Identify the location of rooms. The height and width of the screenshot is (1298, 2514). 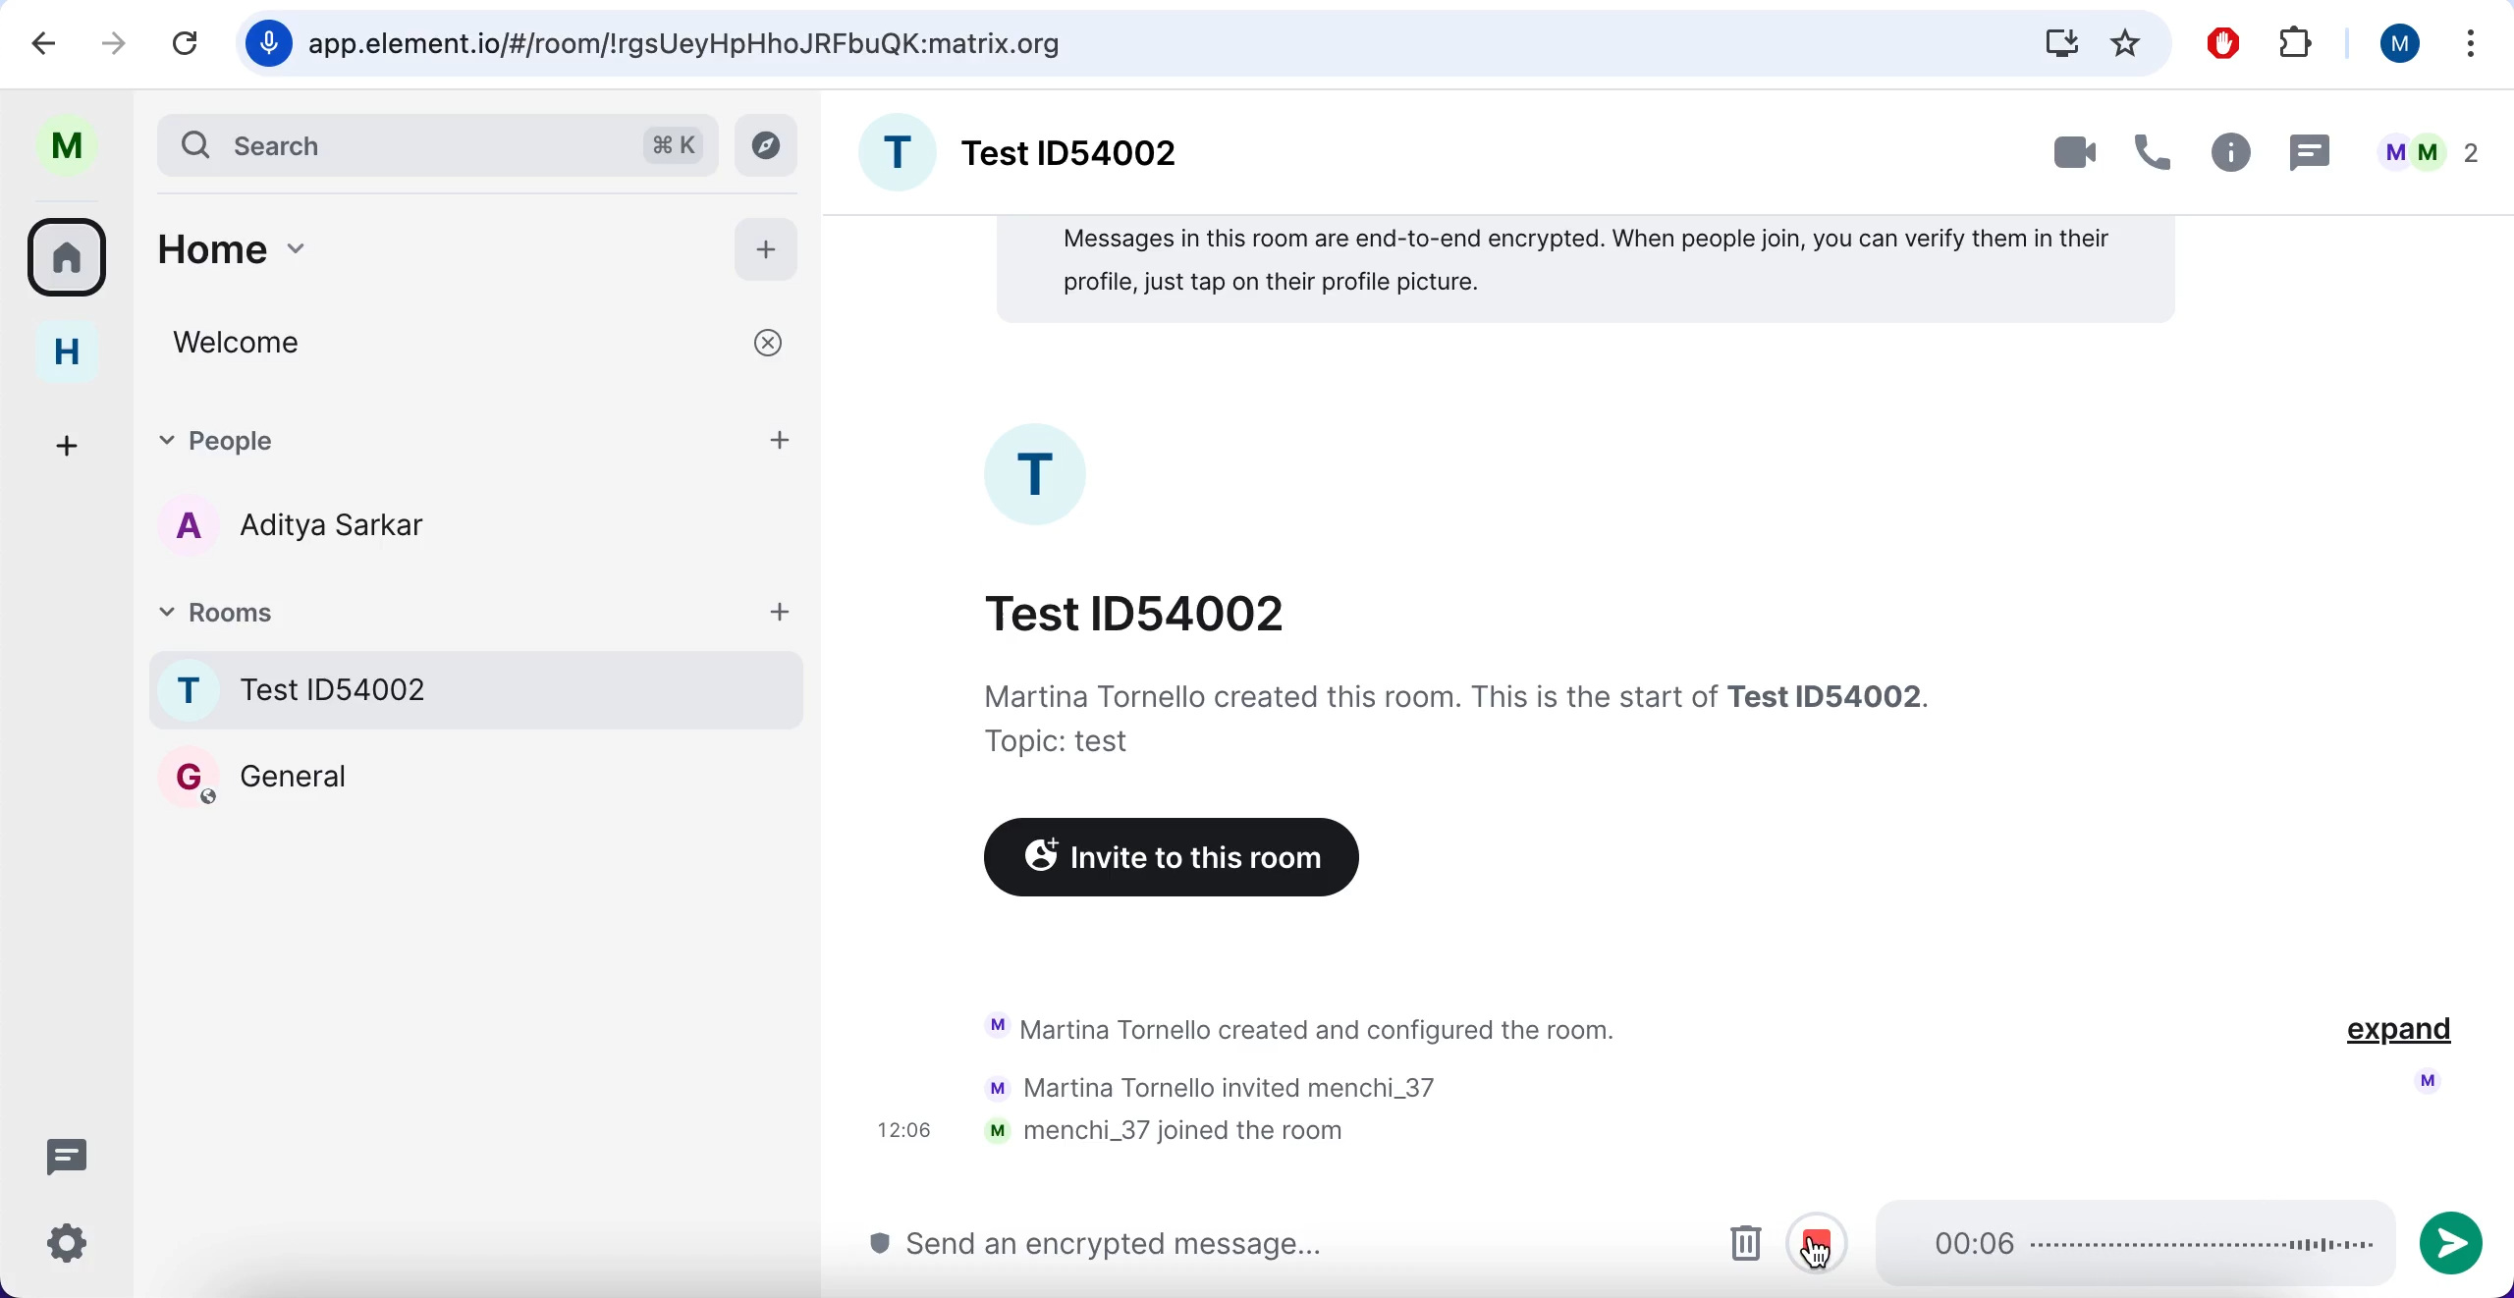
(481, 610).